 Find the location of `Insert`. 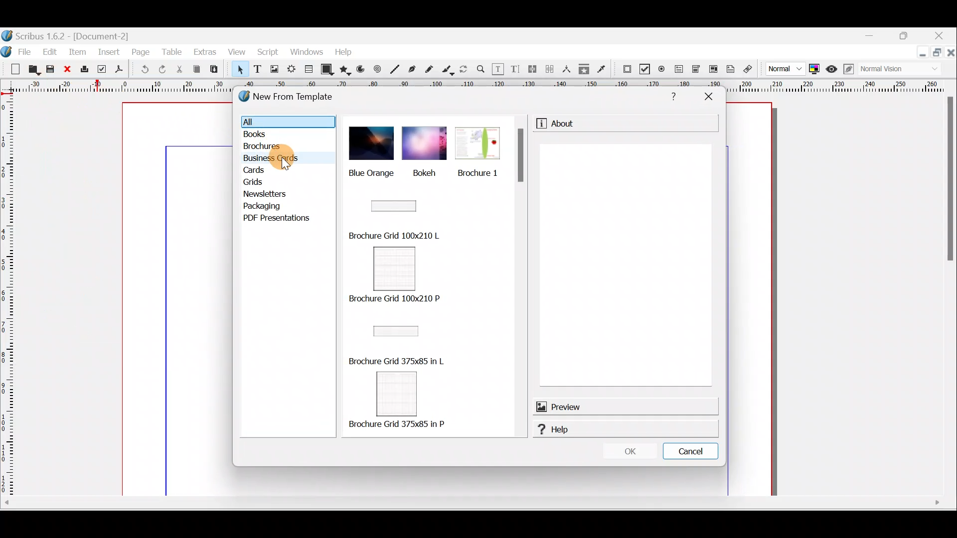

Insert is located at coordinates (111, 52).